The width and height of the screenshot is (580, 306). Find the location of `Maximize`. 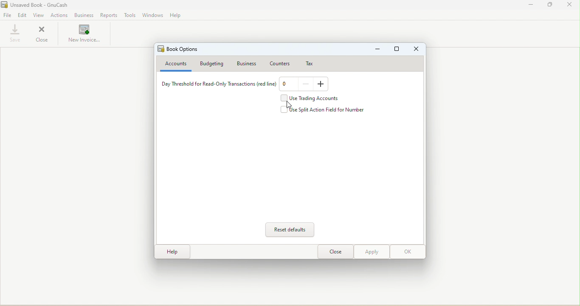

Maximize is located at coordinates (397, 50).